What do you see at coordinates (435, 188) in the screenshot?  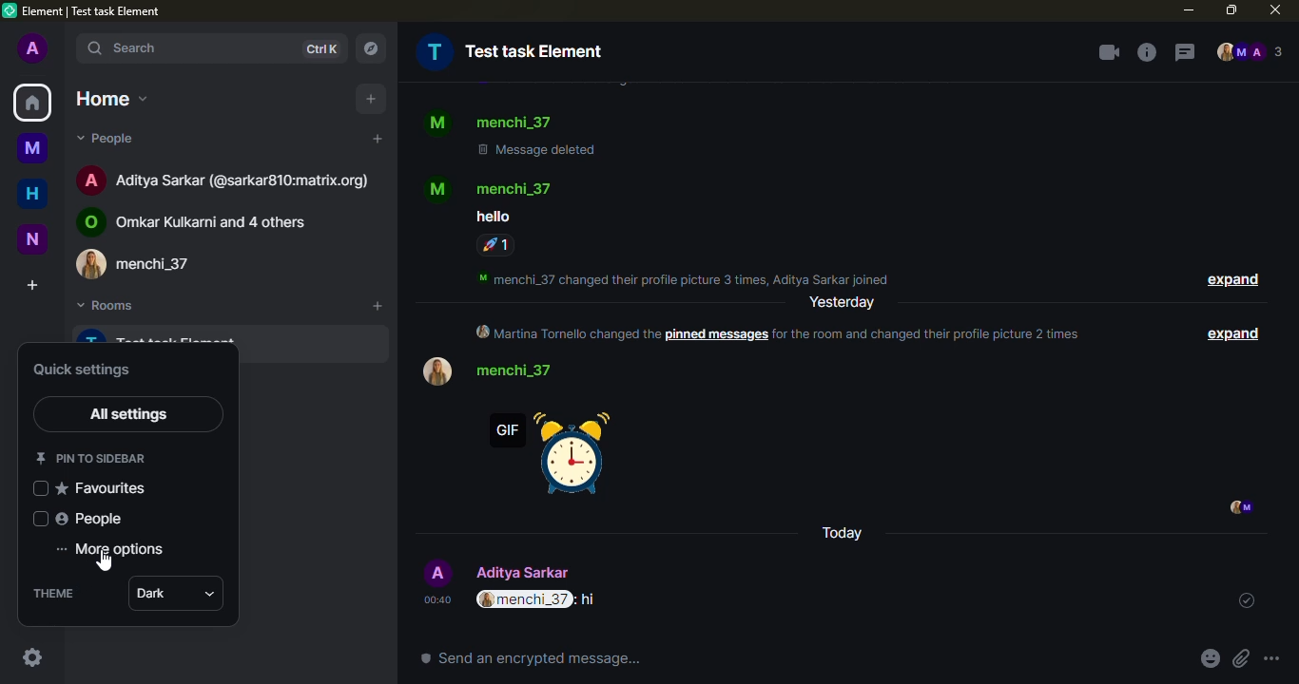 I see `profile` at bounding box center [435, 188].